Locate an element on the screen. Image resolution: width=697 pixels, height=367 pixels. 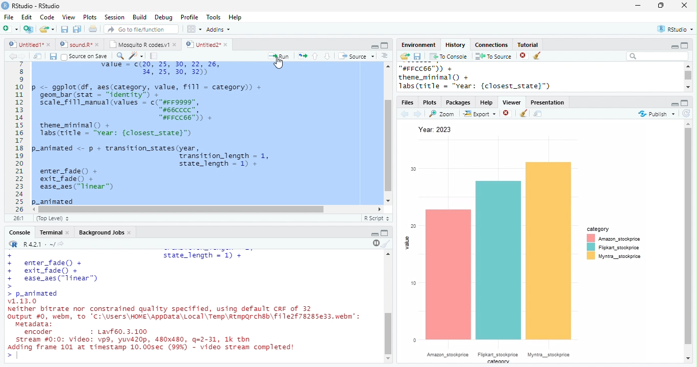
Run is located at coordinates (280, 56).